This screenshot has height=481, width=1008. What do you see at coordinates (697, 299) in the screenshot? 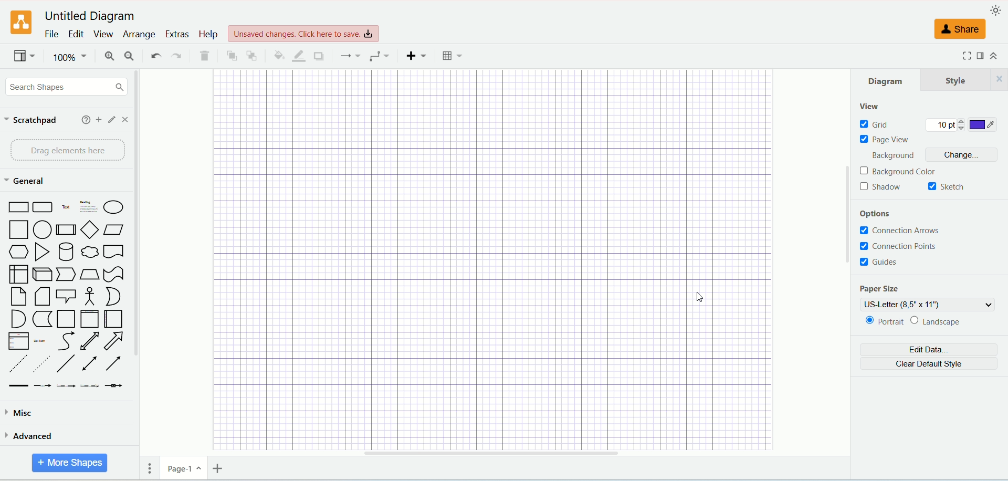
I see `Cursor Position` at bounding box center [697, 299].